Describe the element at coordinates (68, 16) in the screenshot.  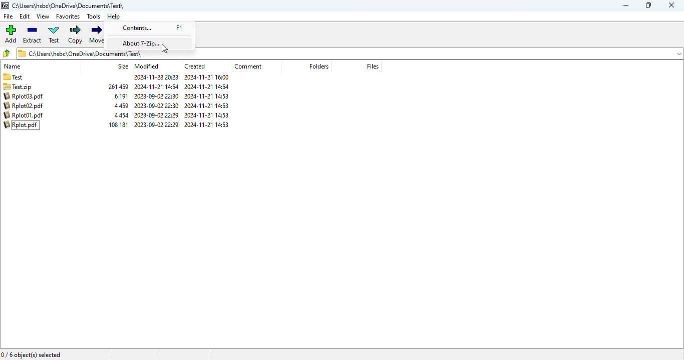
I see `favorites` at that location.